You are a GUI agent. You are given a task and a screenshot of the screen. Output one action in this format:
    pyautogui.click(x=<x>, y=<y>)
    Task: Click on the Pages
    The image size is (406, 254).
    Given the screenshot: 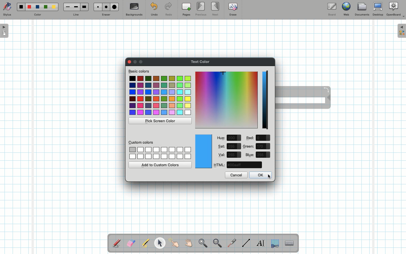 What is the action you would take?
    pyautogui.click(x=186, y=10)
    